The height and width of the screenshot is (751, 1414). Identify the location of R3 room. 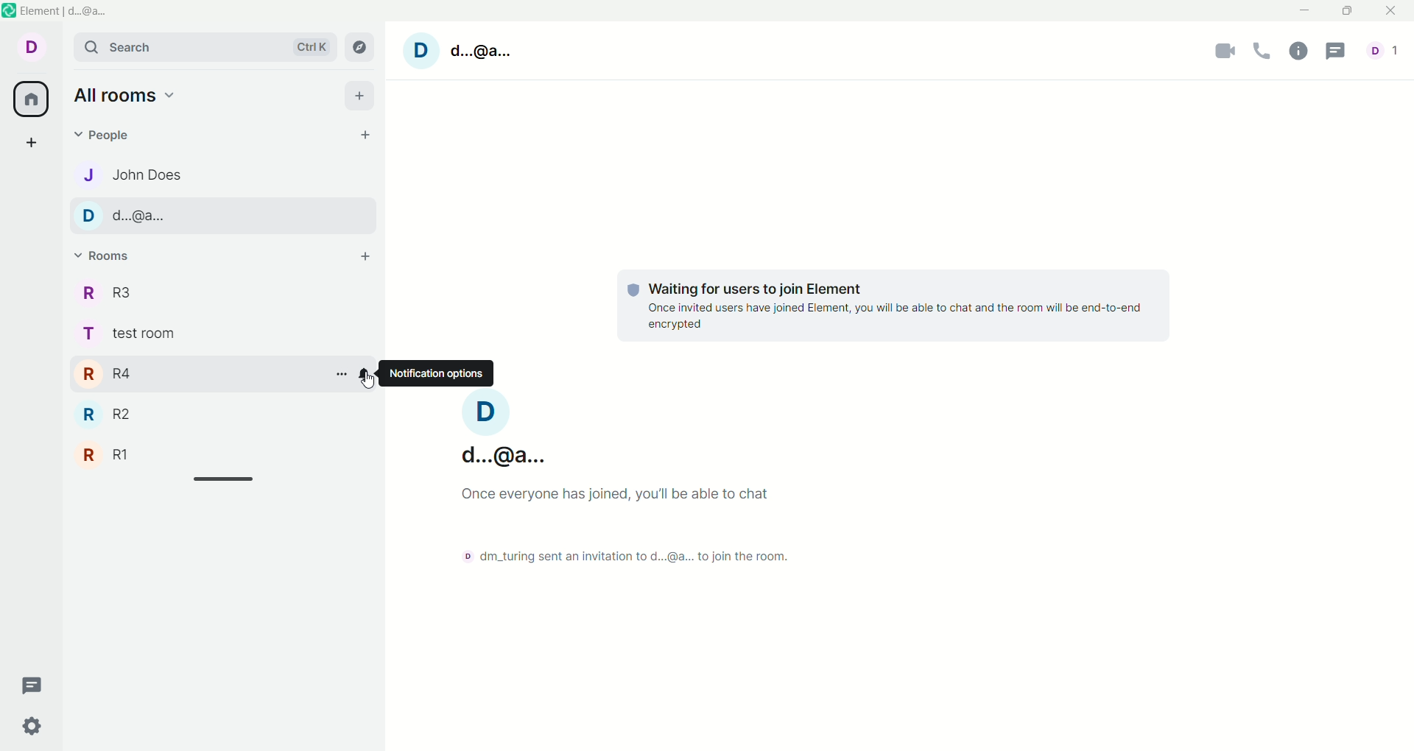
(222, 292).